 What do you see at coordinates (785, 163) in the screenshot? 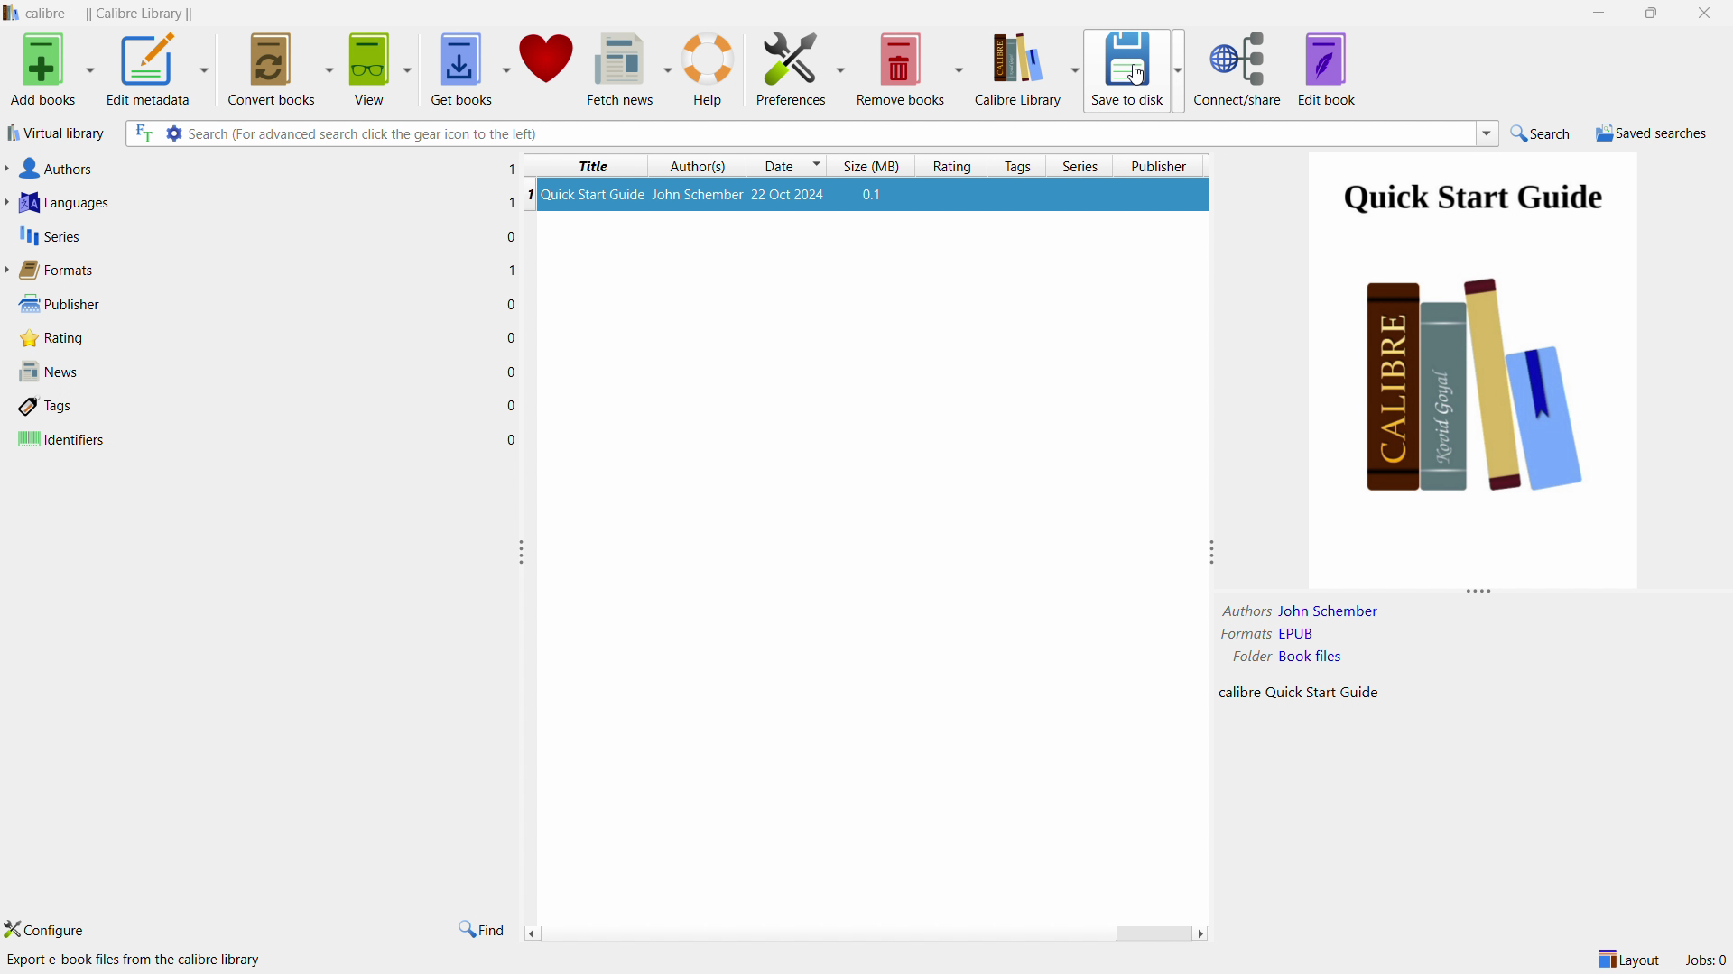
I see `Date` at bounding box center [785, 163].